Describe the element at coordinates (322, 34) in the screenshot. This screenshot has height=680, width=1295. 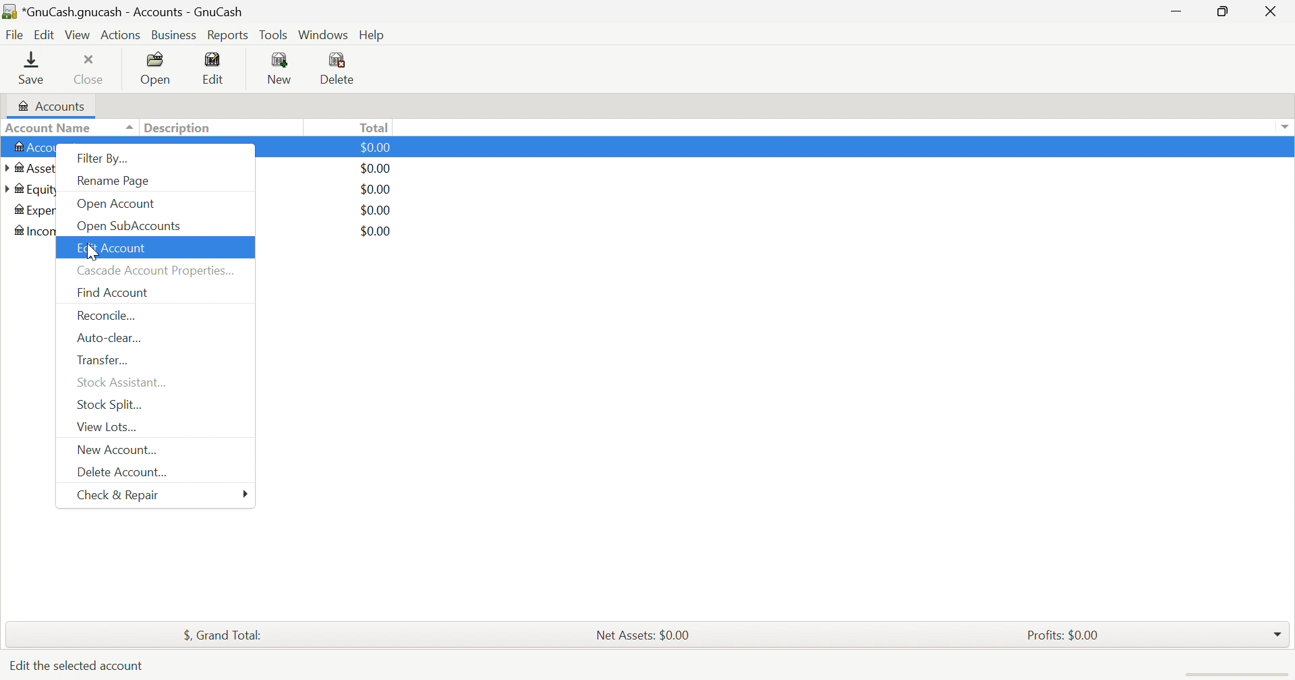
I see `Windows` at that location.